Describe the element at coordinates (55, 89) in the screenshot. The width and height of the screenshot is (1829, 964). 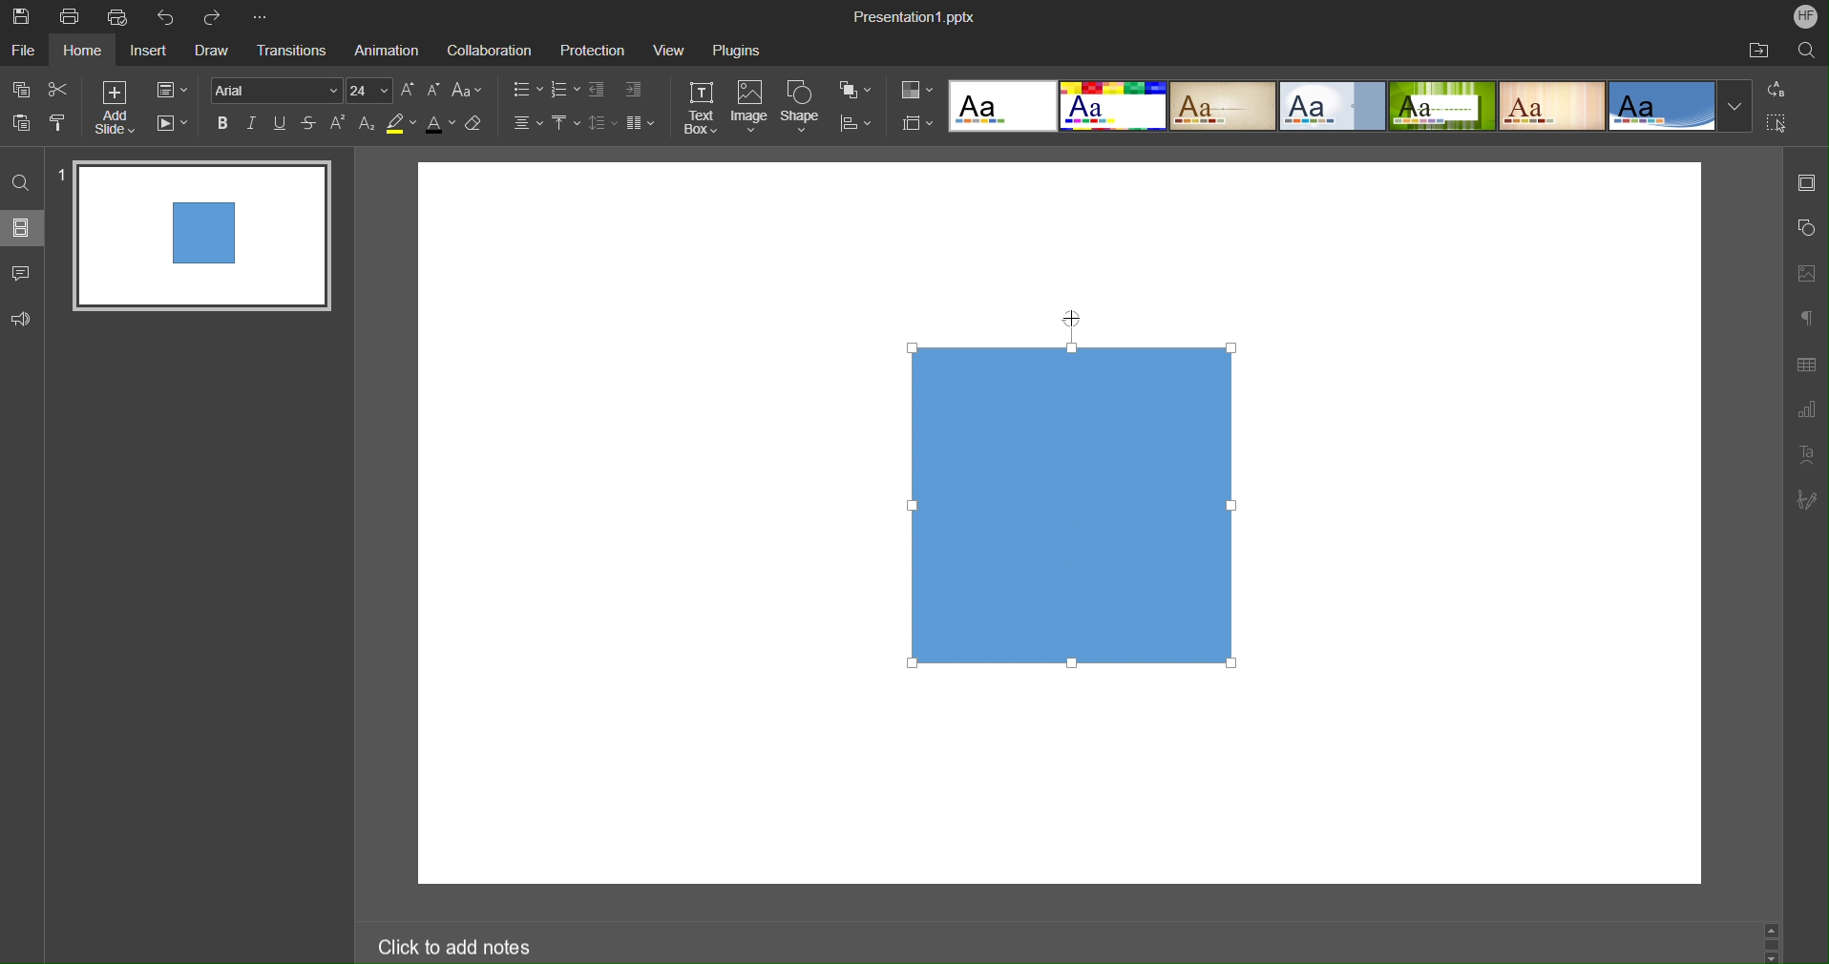
I see `Cut` at that location.